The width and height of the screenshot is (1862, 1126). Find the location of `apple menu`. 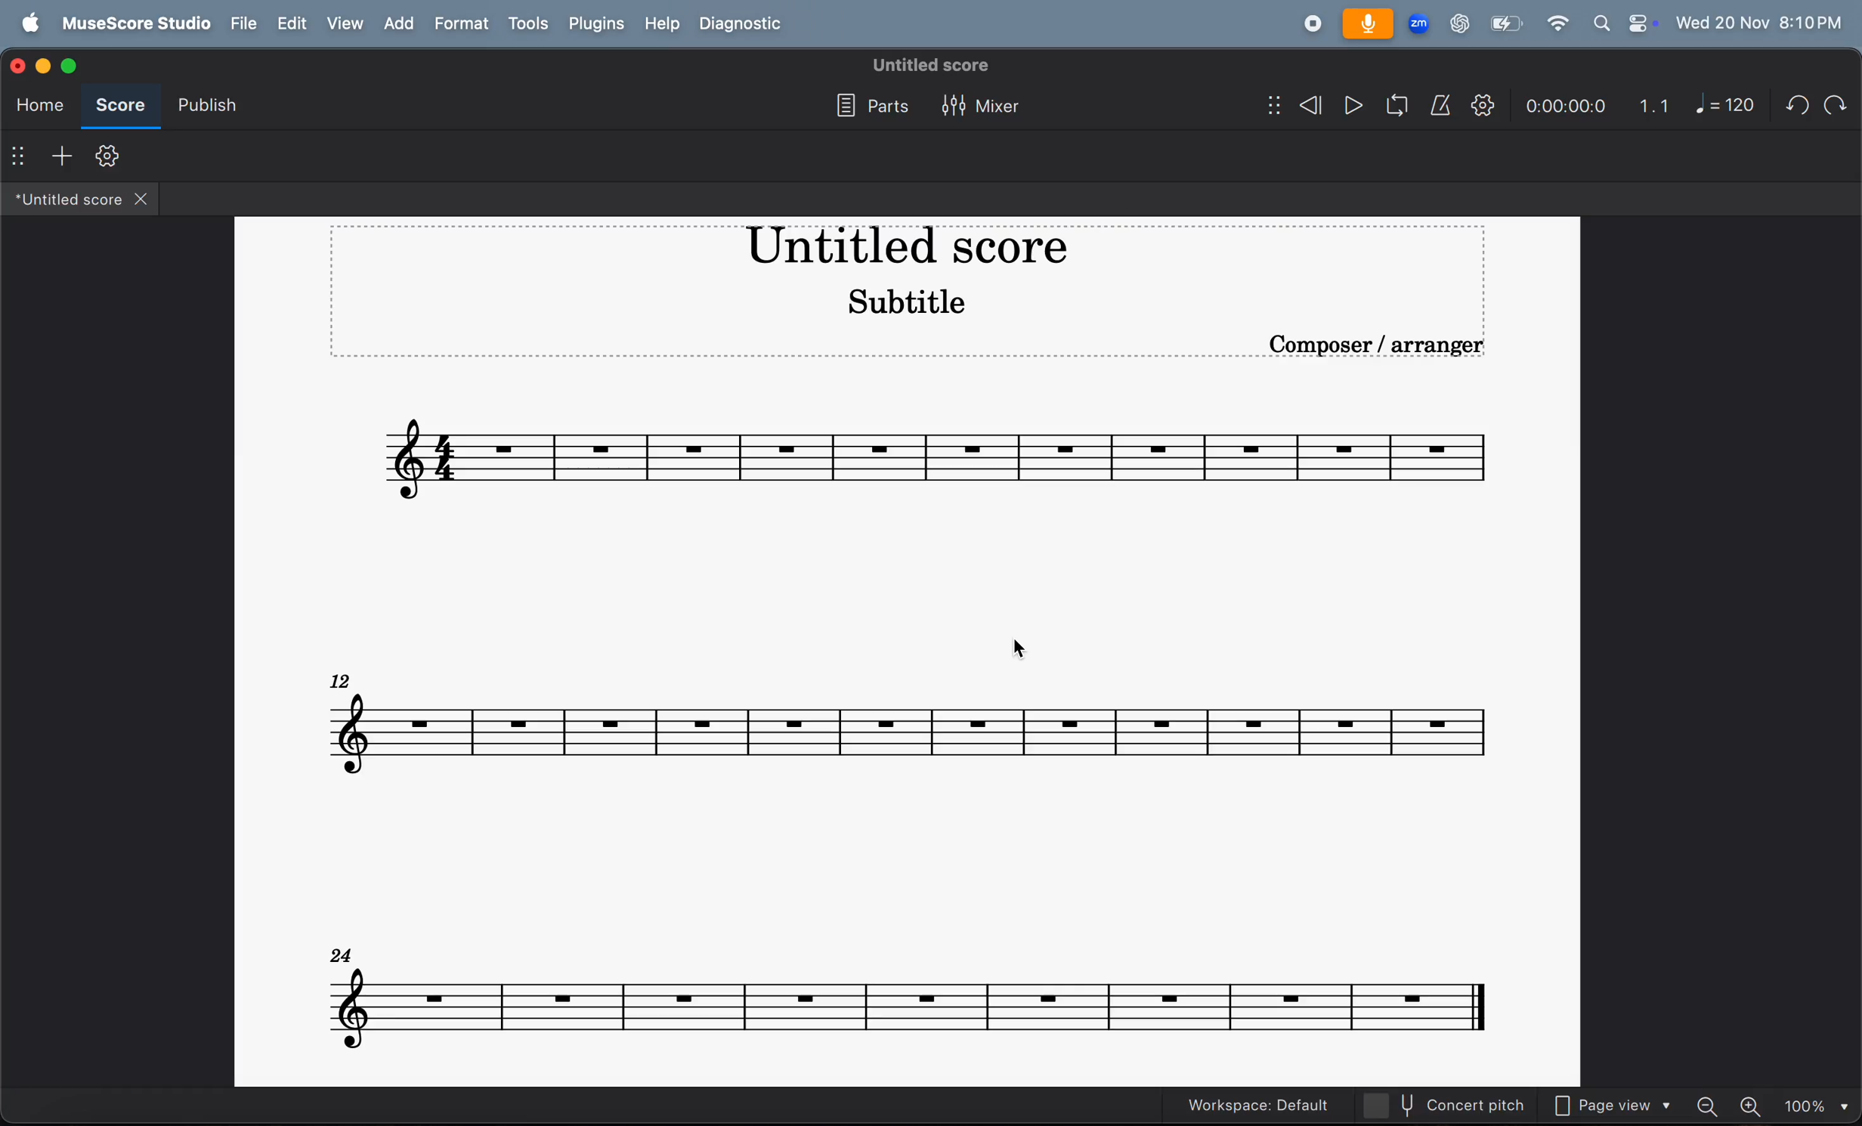

apple menu is located at coordinates (31, 23).